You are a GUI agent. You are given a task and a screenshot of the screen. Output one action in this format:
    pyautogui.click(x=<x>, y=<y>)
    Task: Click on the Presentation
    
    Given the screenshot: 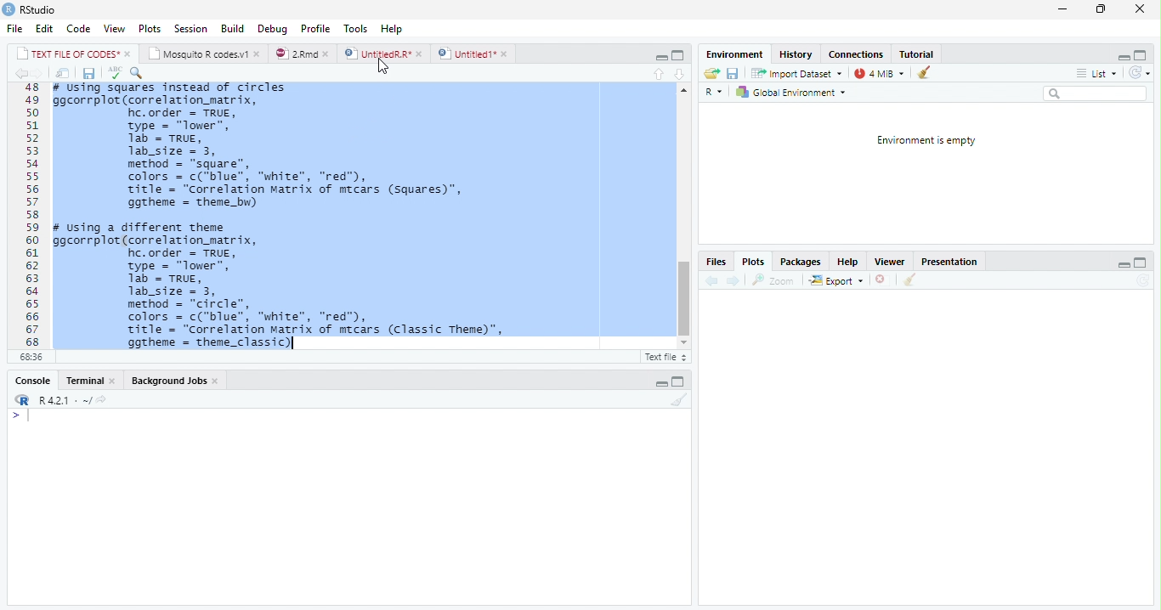 What is the action you would take?
    pyautogui.click(x=953, y=262)
    